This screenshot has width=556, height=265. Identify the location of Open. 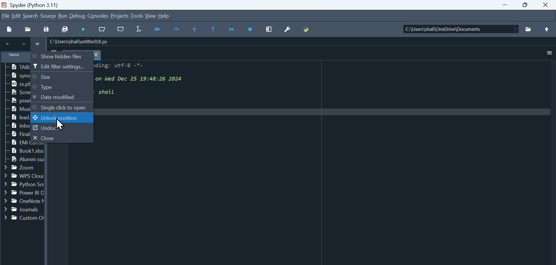
(29, 29).